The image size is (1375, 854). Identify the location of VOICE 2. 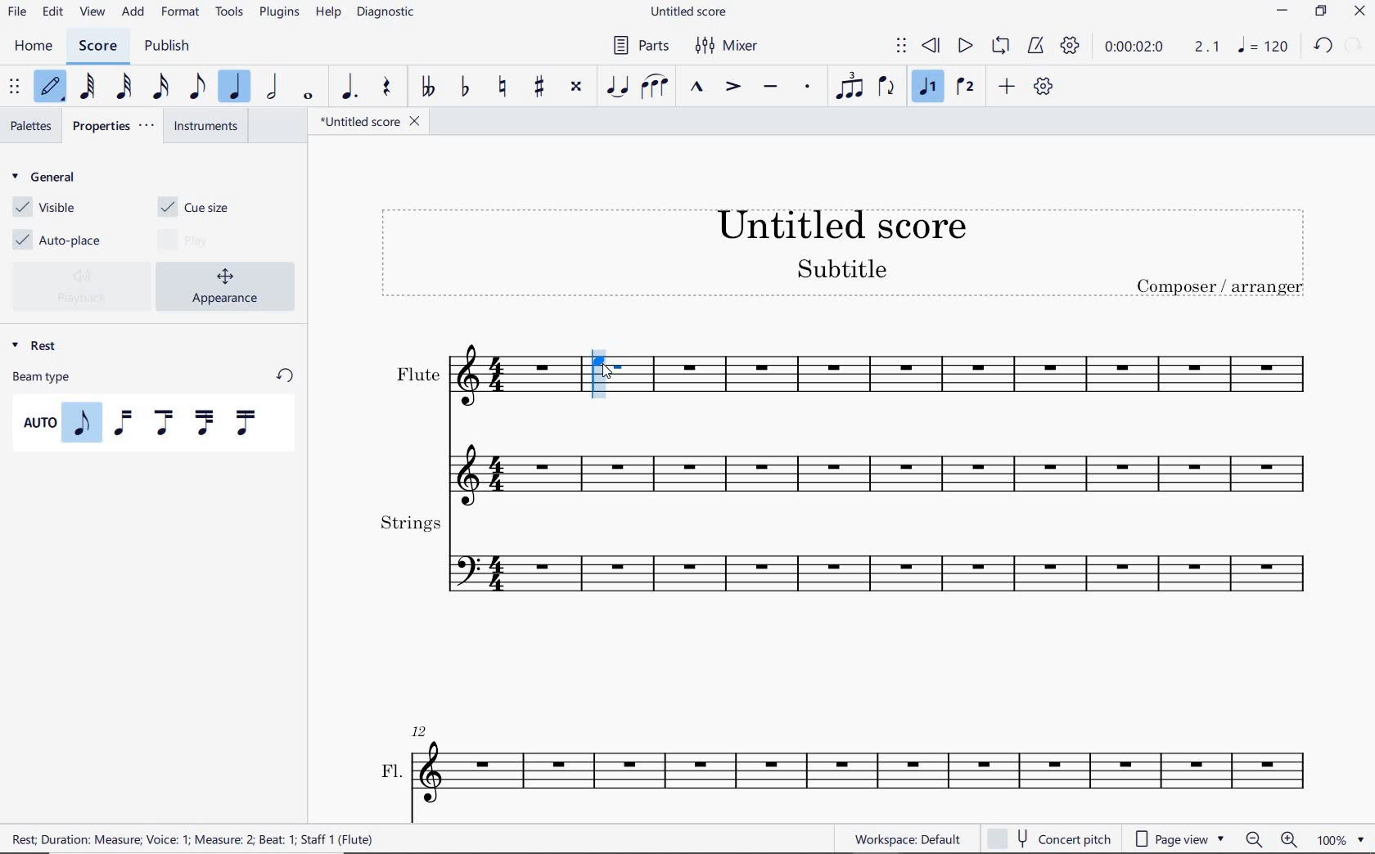
(964, 88).